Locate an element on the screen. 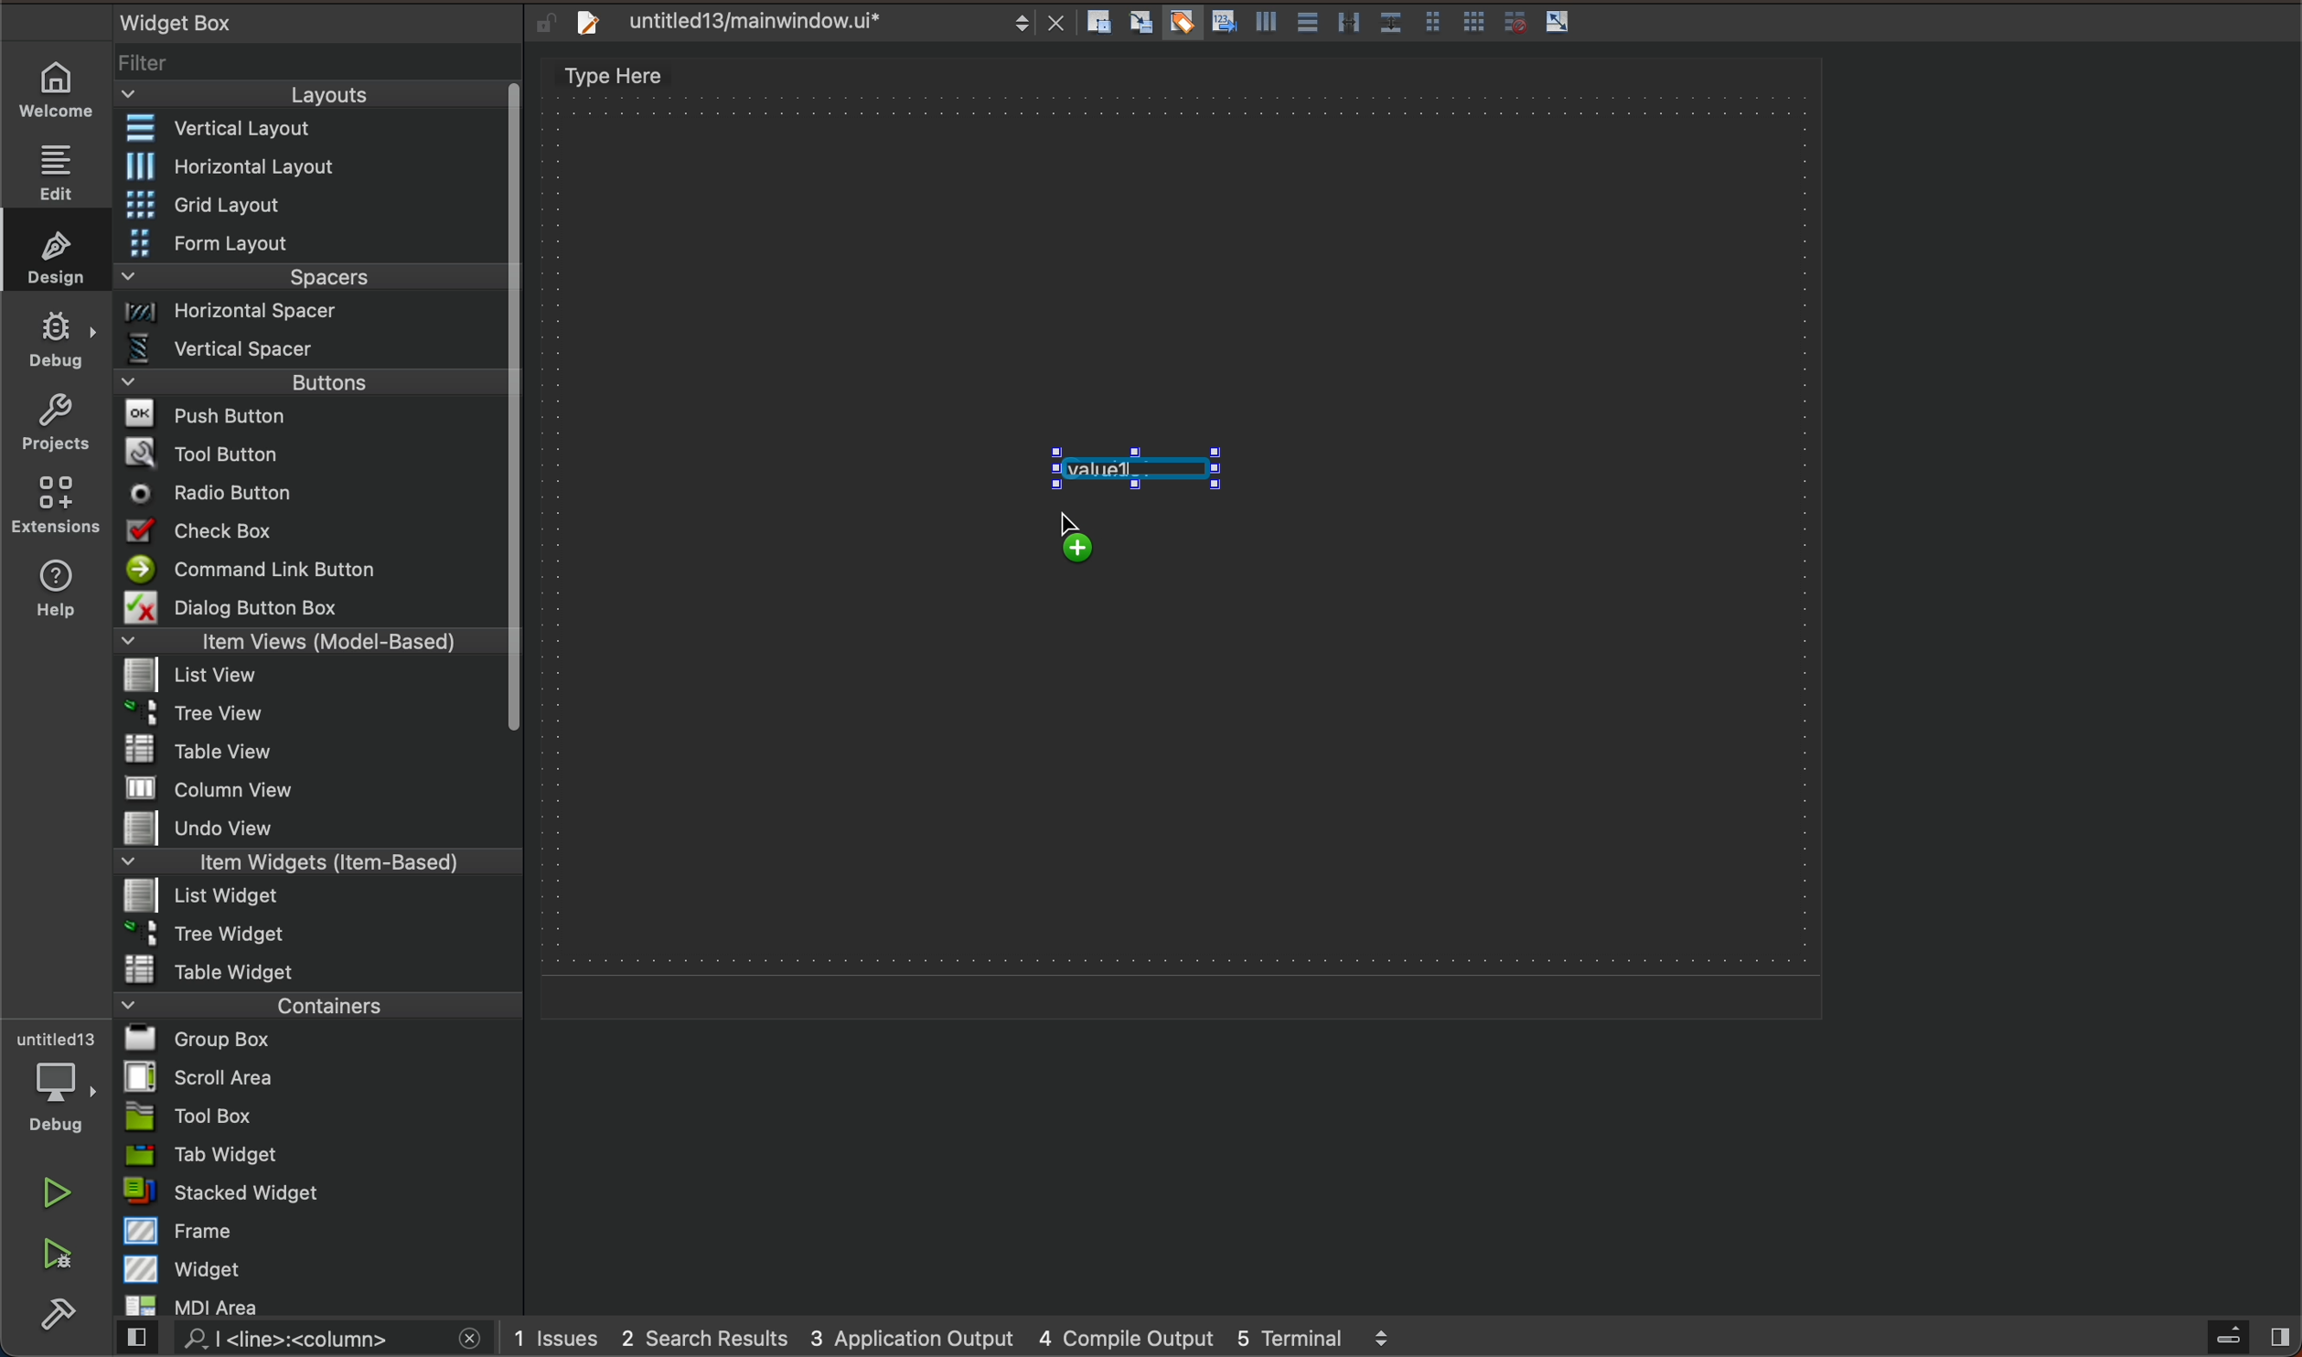 The image size is (2302, 1357). mdi area is located at coordinates (316, 1302).